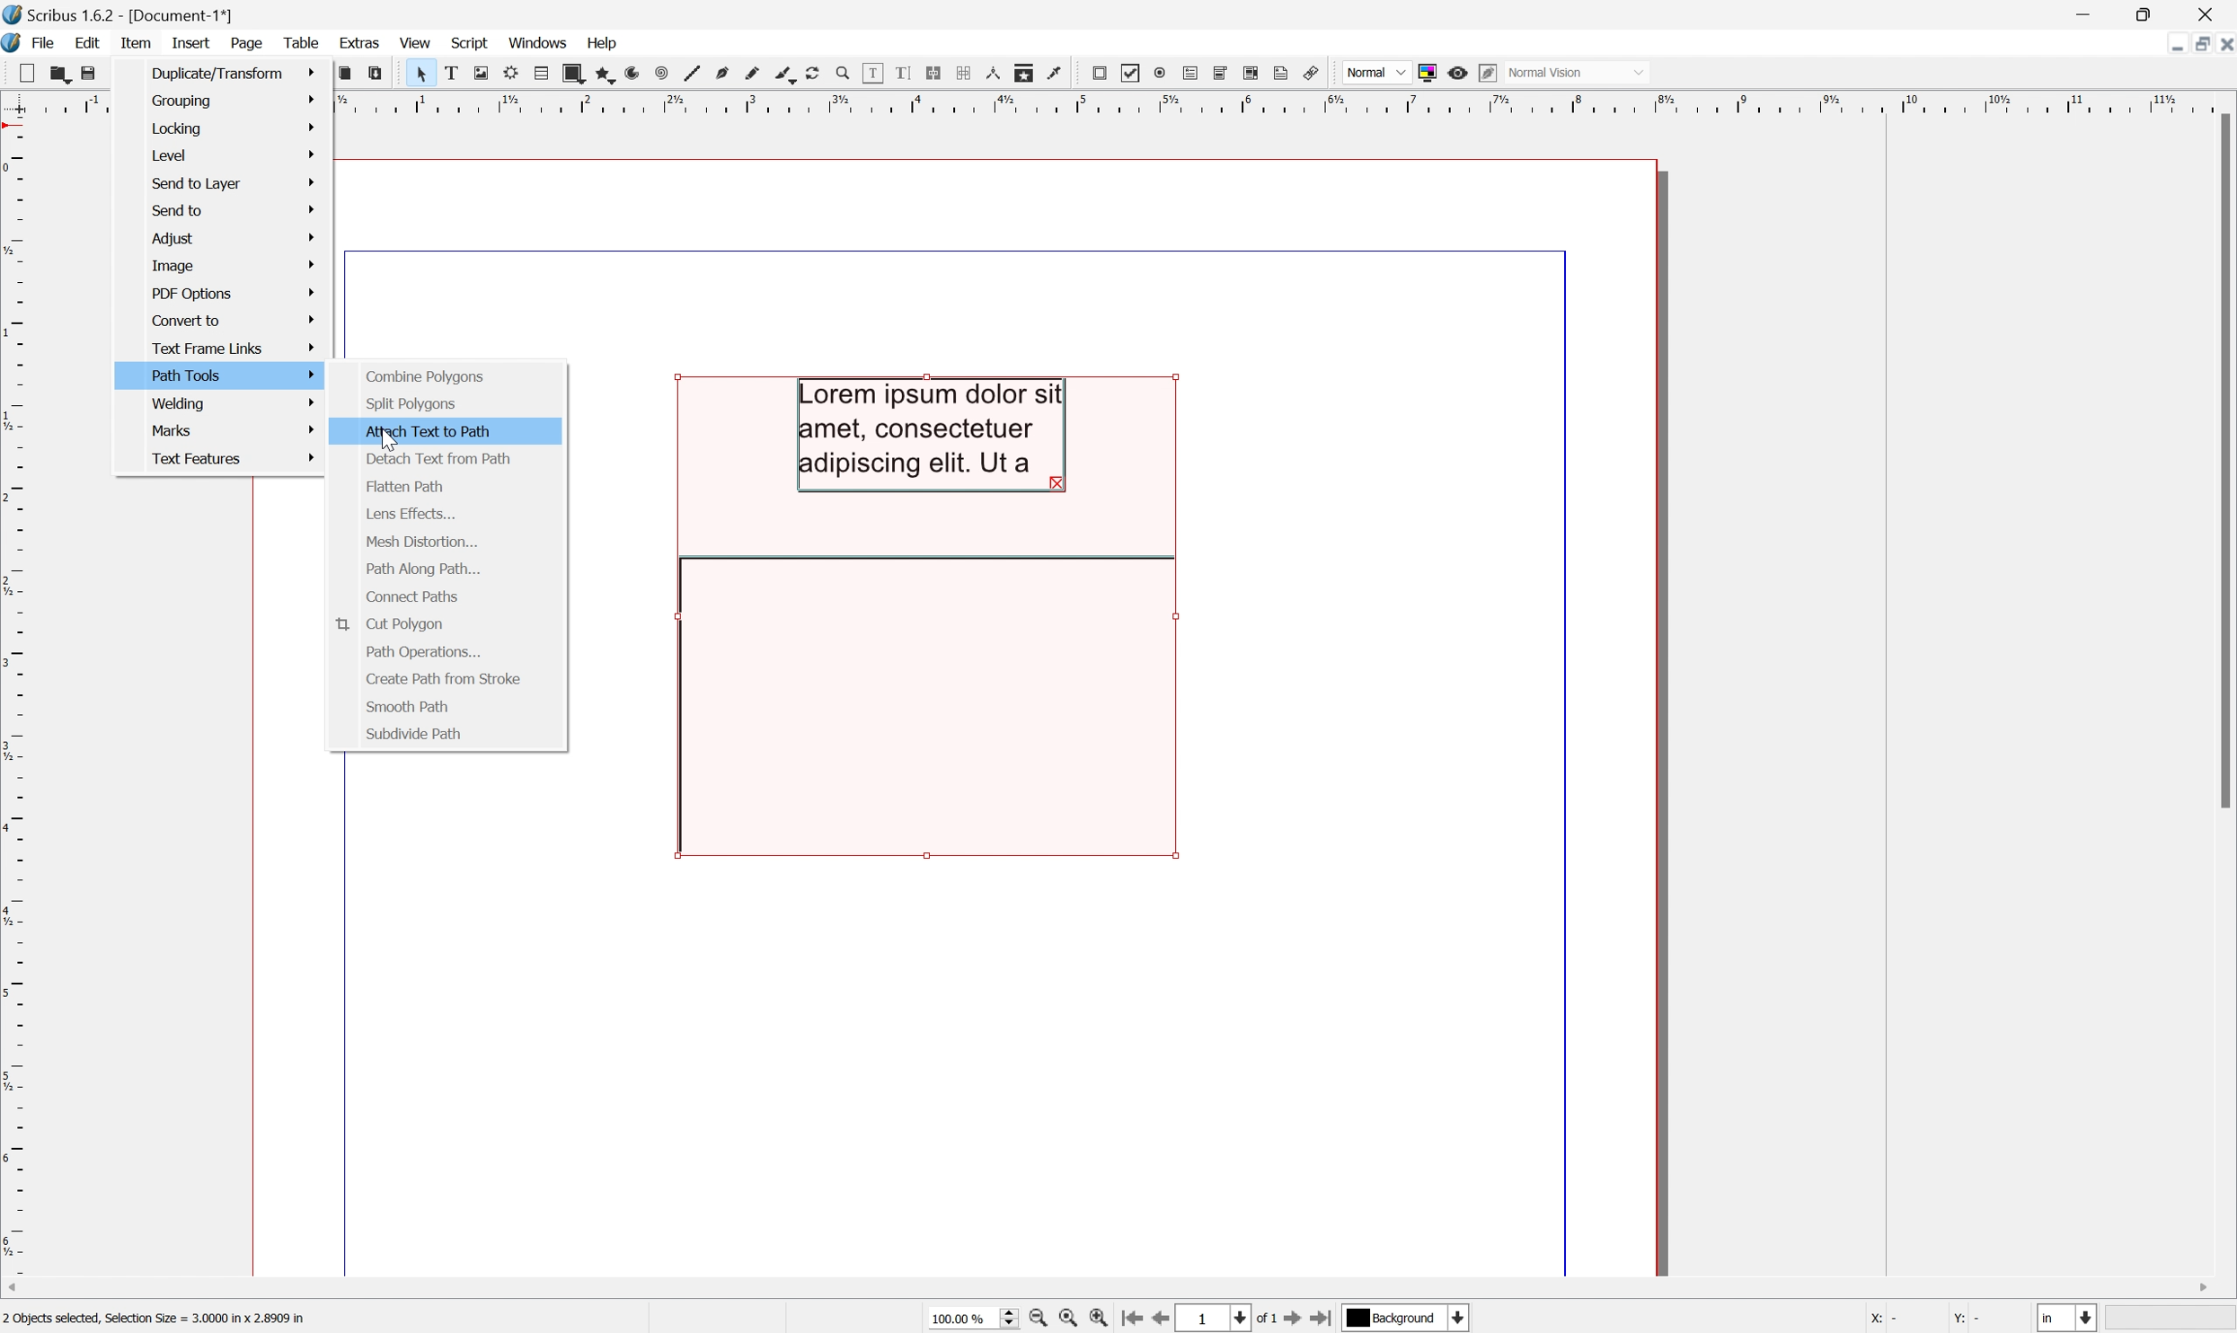  Describe the element at coordinates (85, 44) in the screenshot. I see `Edit` at that location.